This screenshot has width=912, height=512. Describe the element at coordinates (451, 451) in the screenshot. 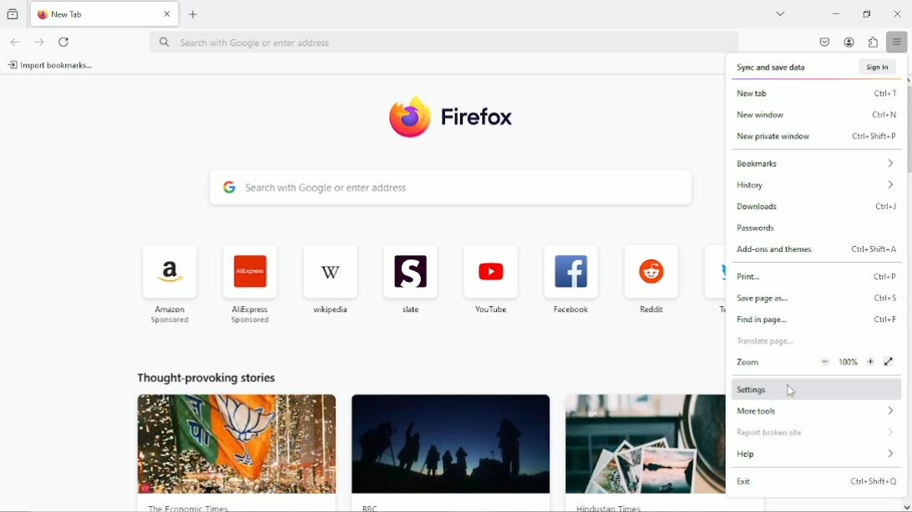

I see `news` at that location.